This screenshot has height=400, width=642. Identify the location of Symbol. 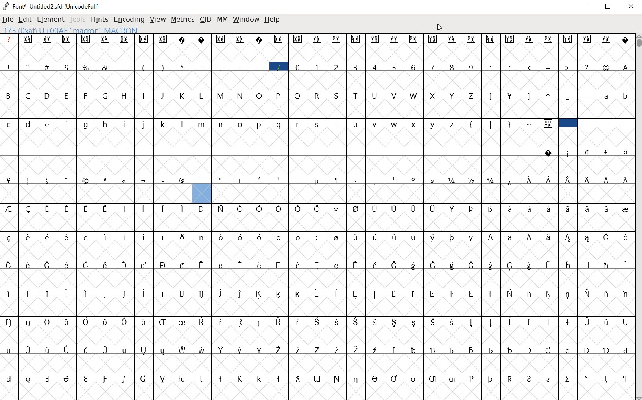
(240, 209).